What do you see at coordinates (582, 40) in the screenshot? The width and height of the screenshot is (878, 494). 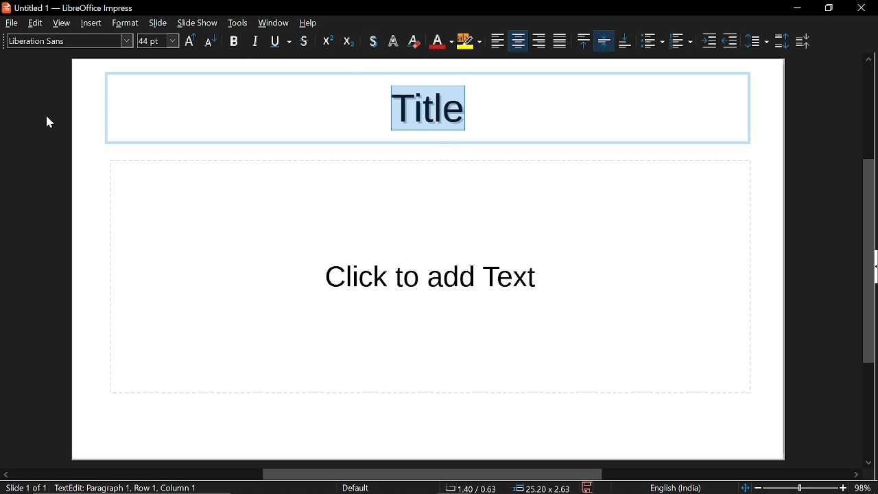 I see `center vertically` at bounding box center [582, 40].